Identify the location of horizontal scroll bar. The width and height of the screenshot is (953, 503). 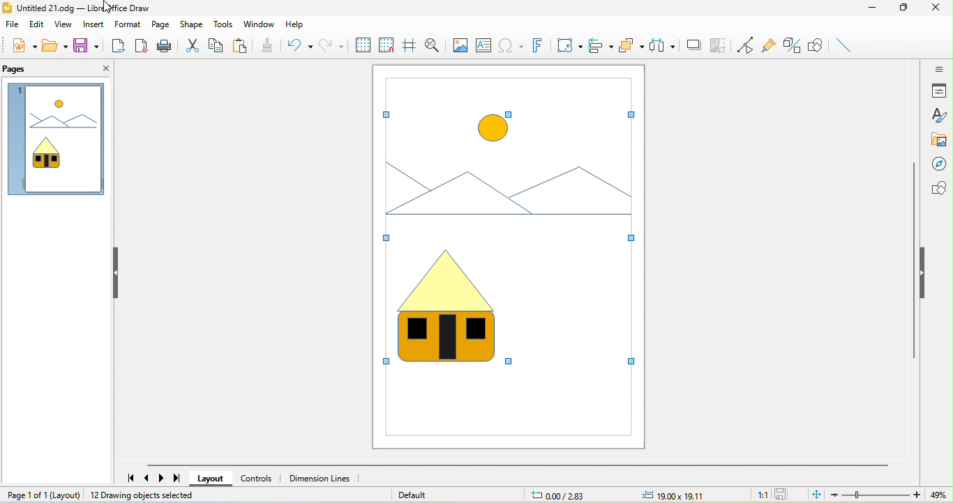
(516, 465).